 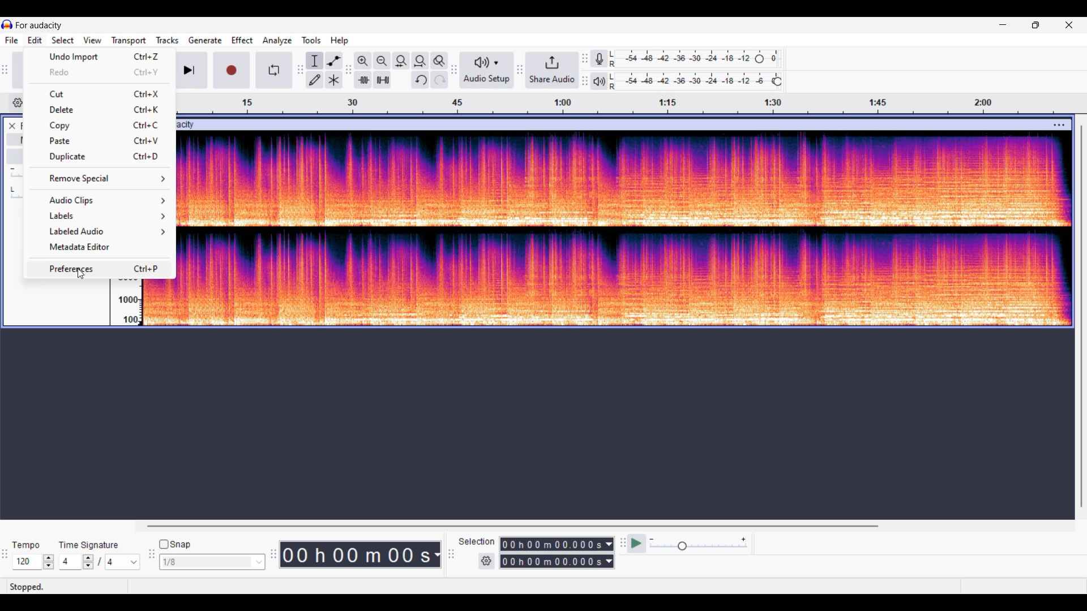 I want to click on Record/Record new track, so click(x=232, y=70).